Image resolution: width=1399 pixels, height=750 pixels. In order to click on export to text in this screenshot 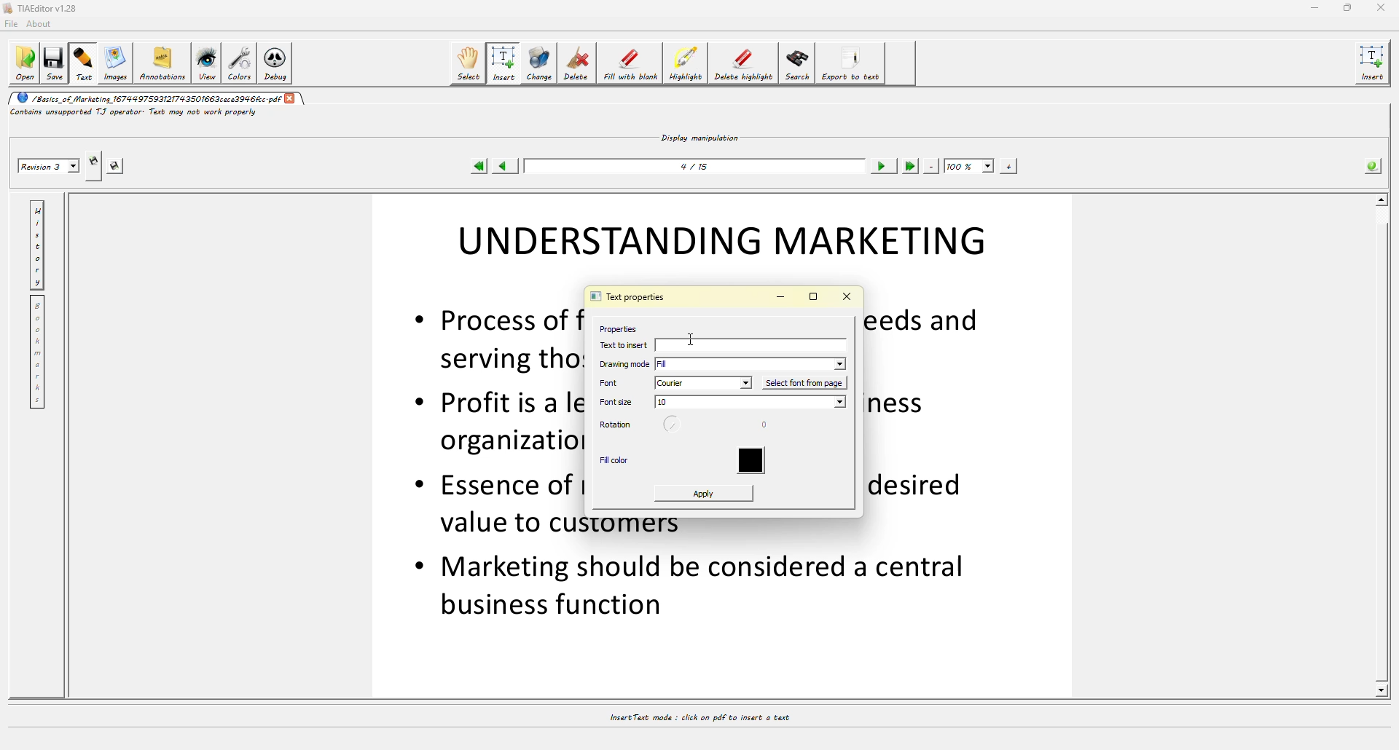, I will do `click(853, 64)`.